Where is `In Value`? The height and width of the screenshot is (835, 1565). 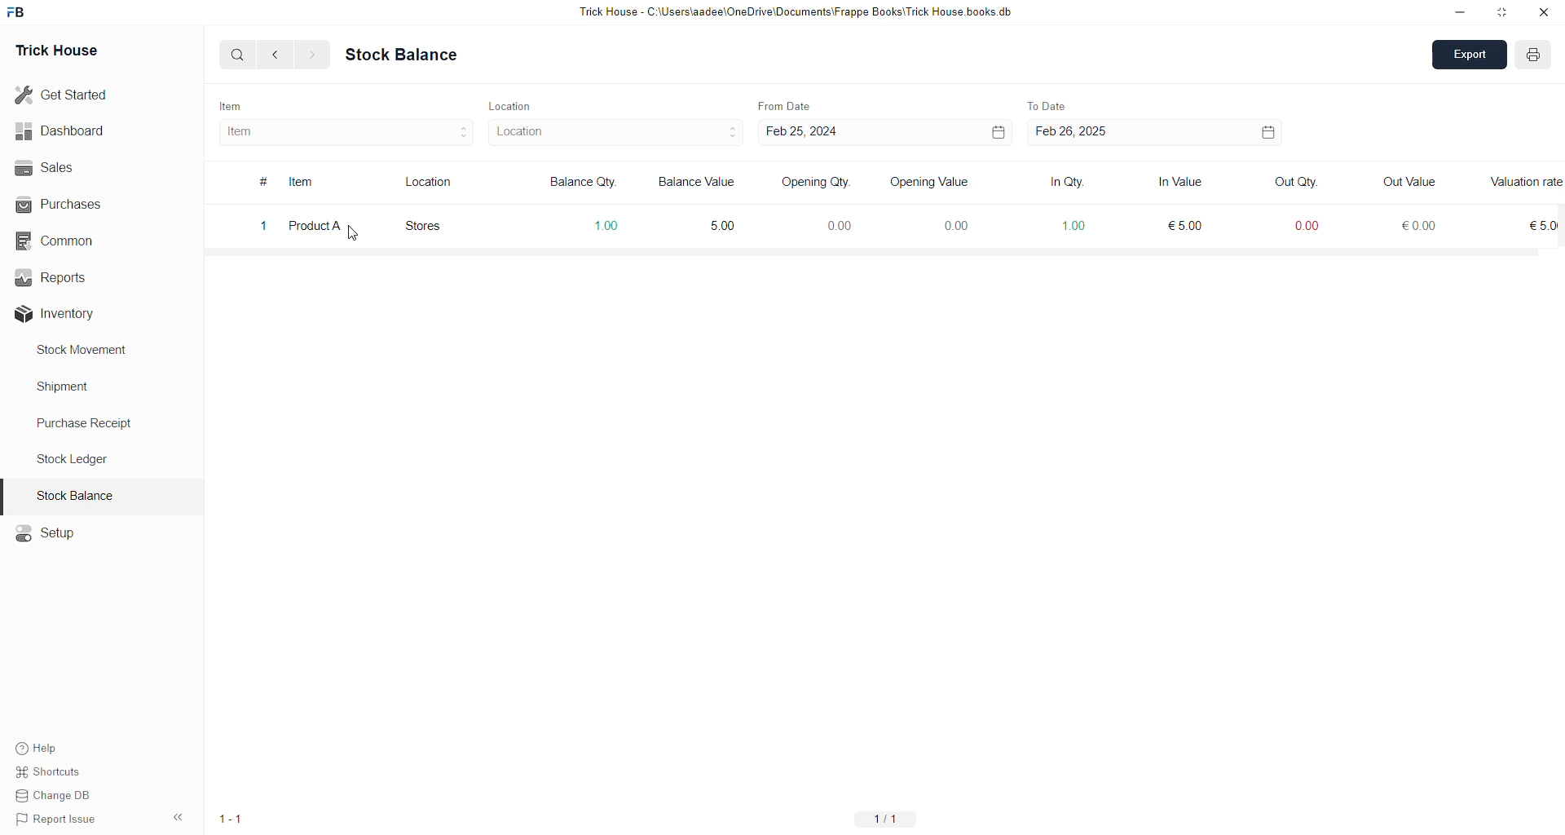 In Value is located at coordinates (1181, 183).